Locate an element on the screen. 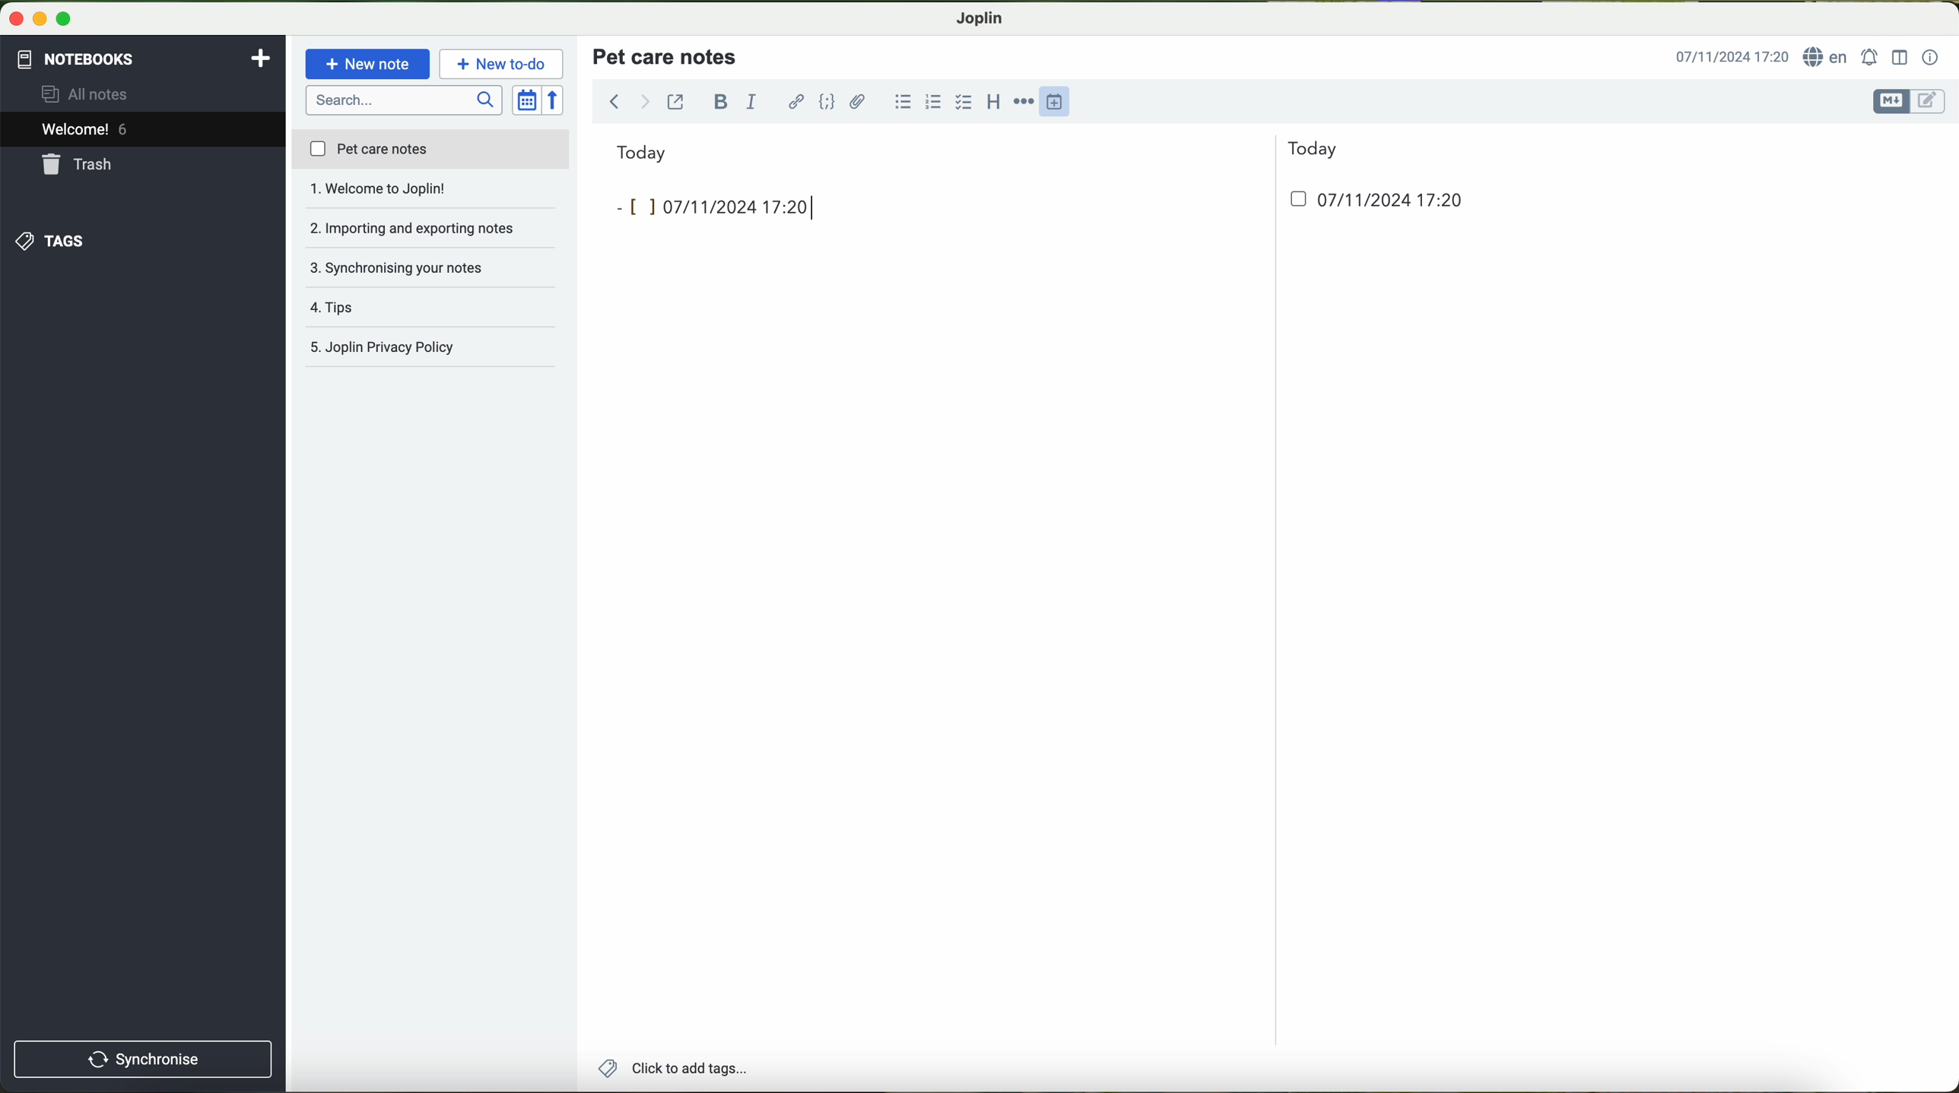  note properties is located at coordinates (1931, 58).